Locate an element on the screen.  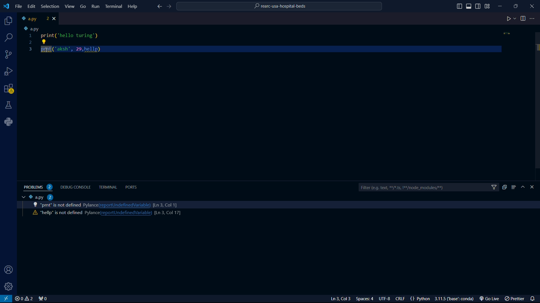
Run is located at coordinates (96, 7).